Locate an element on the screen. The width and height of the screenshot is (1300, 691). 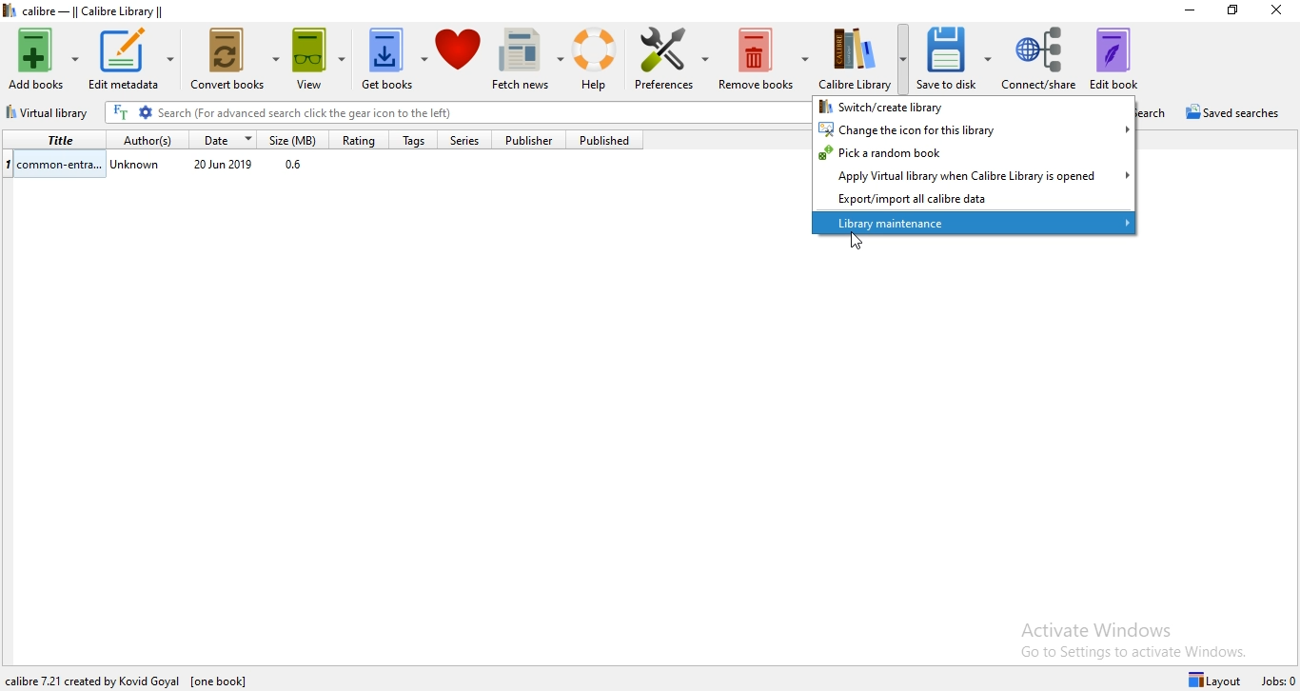
Date is located at coordinates (225, 139).